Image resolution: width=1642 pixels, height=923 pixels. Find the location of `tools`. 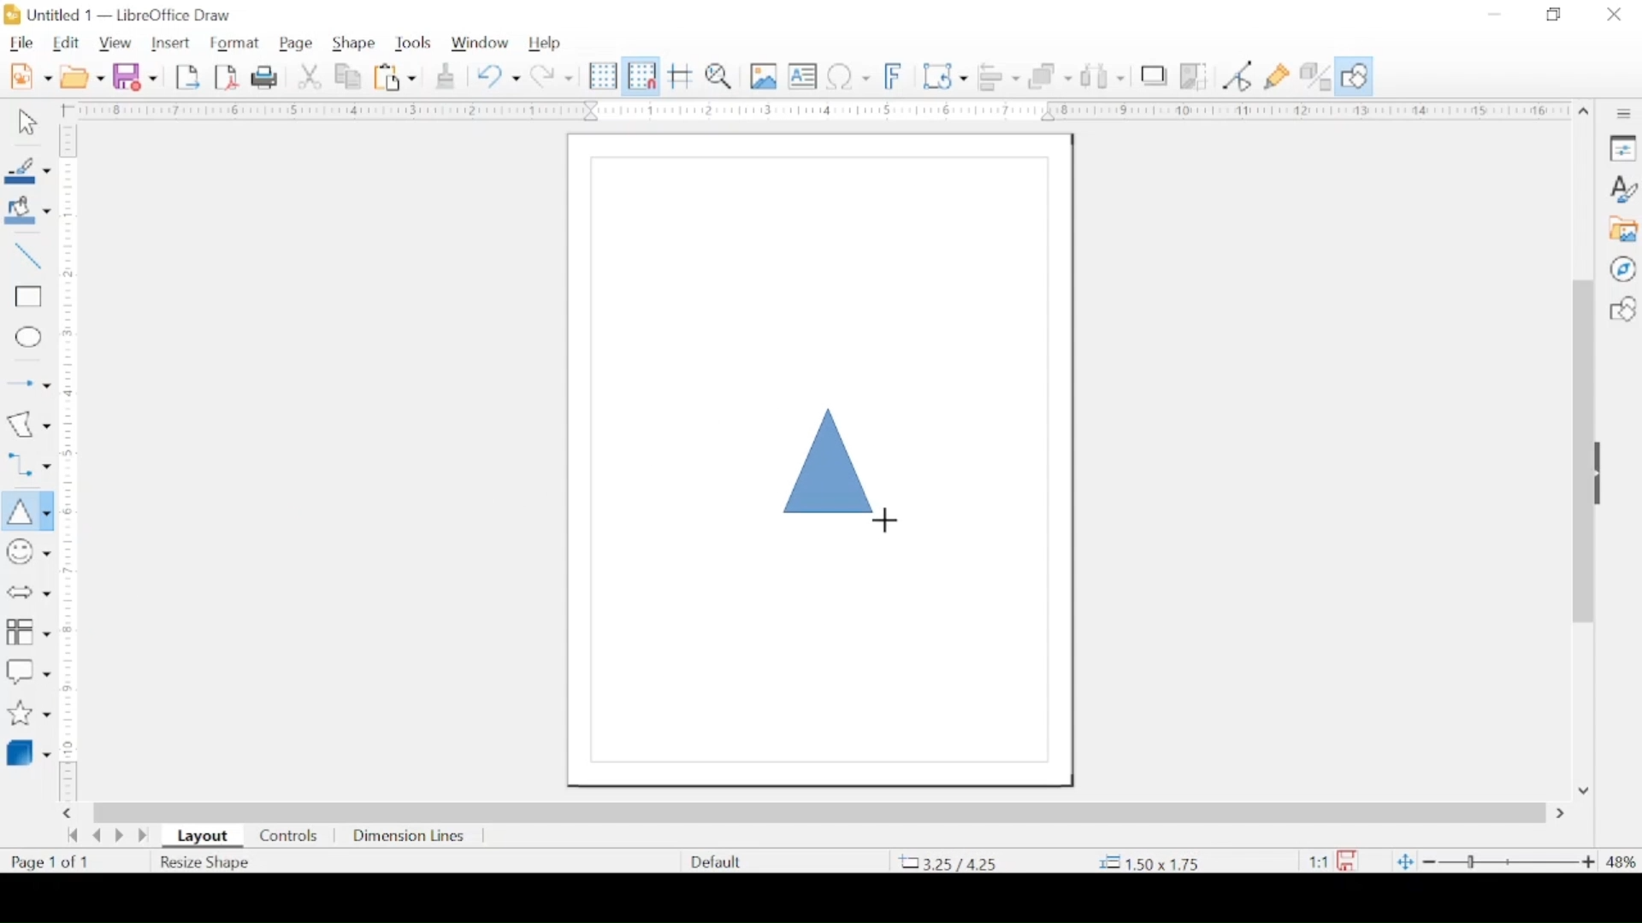

tools is located at coordinates (413, 43).